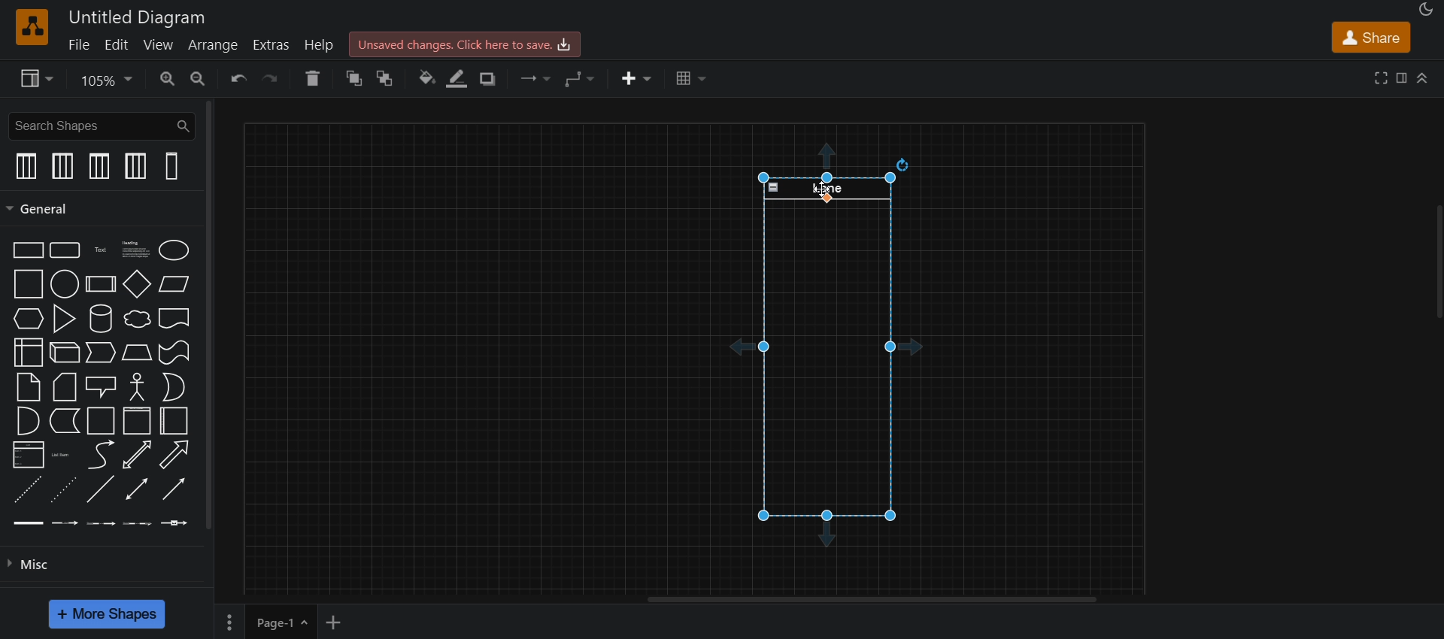  Describe the element at coordinates (29, 320) in the screenshot. I see `hexagon` at that location.